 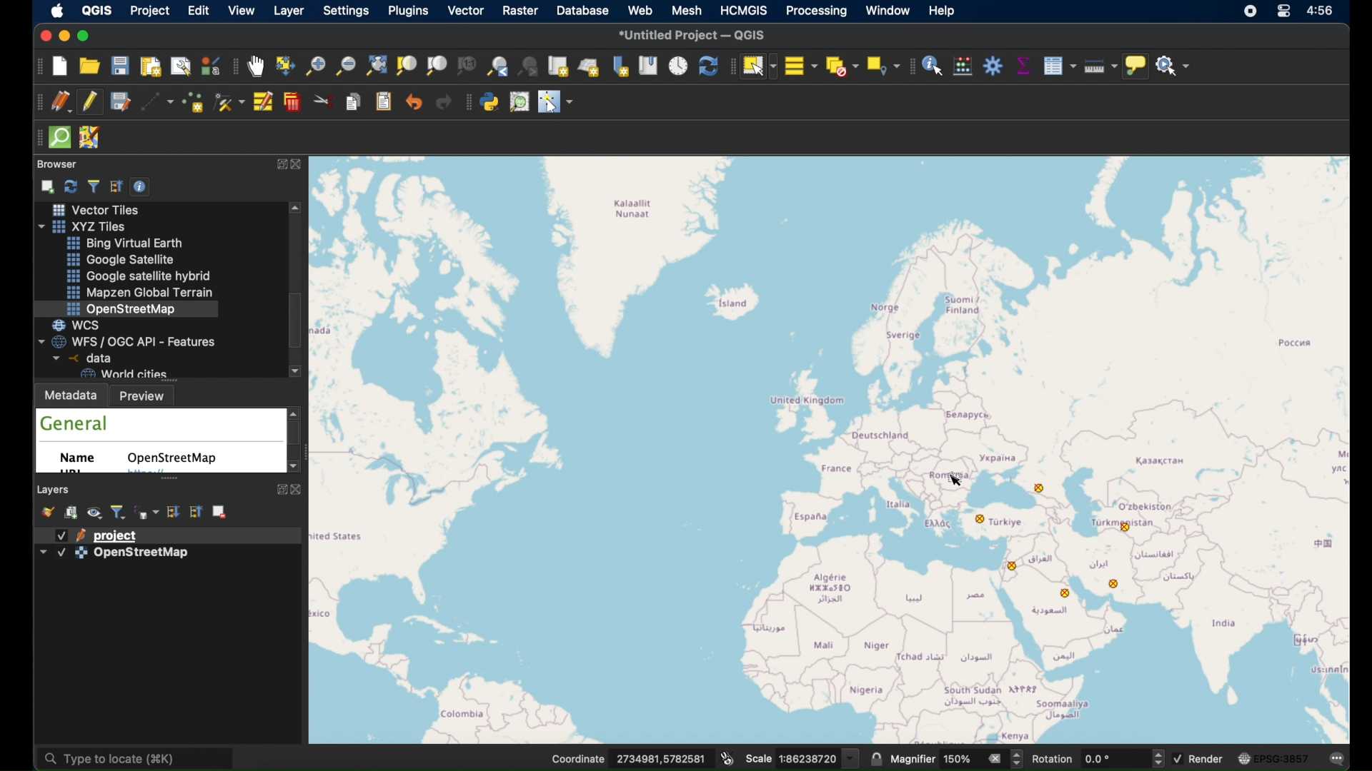 I want to click on point feature, so click(x=981, y=519).